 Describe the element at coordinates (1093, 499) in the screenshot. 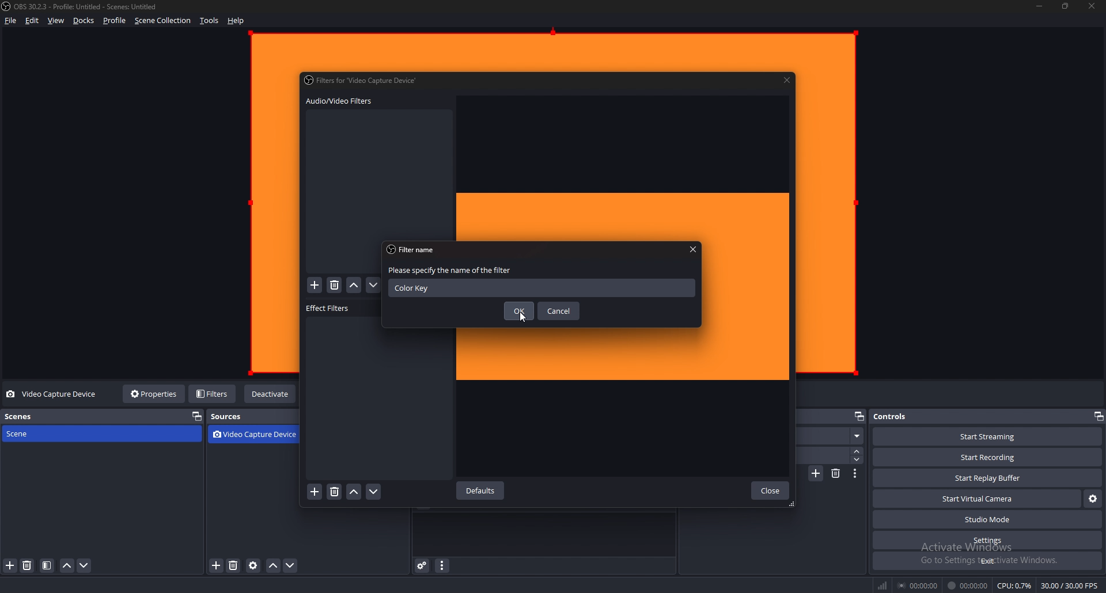

I see `virtual camera properties` at that location.